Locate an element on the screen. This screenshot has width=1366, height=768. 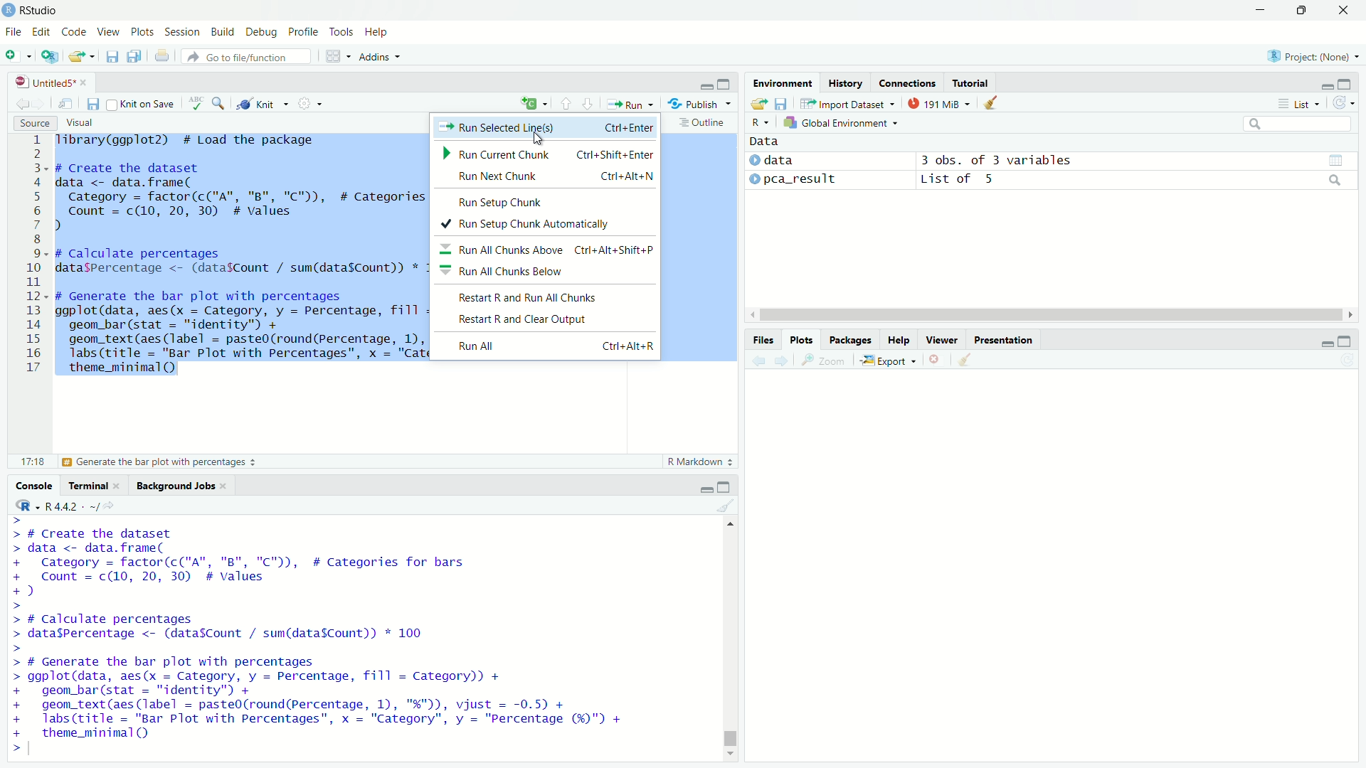
environment is located at coordinates (783, 82).